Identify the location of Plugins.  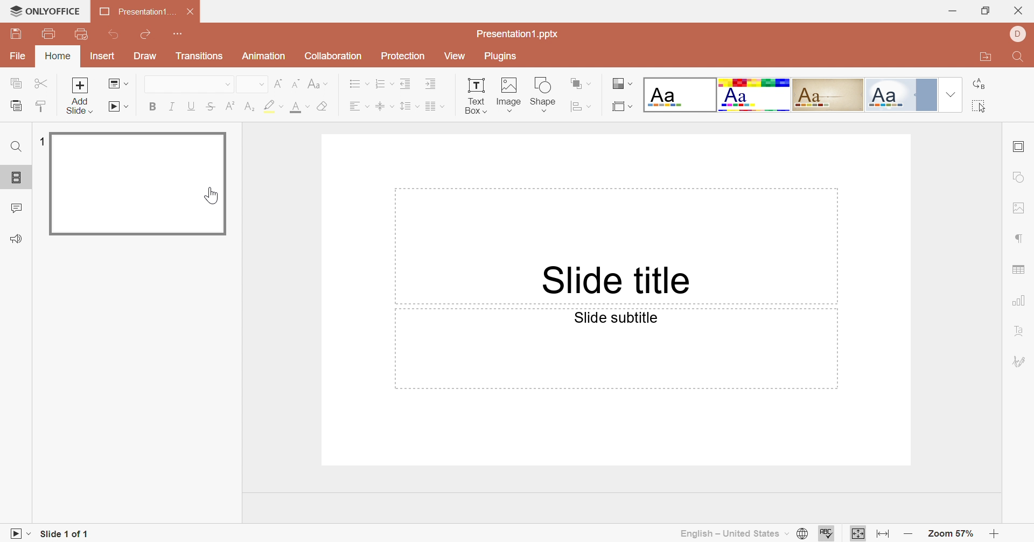
(505, 58).